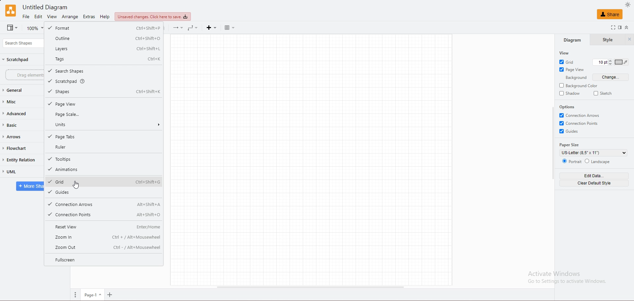  I want to click on outline            Ctrl+Shift+O, so click(104, 38).